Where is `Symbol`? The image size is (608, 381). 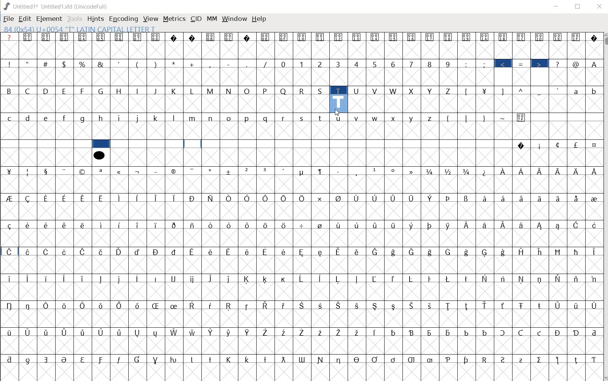
Symbol is located at coordinates (9, 332).